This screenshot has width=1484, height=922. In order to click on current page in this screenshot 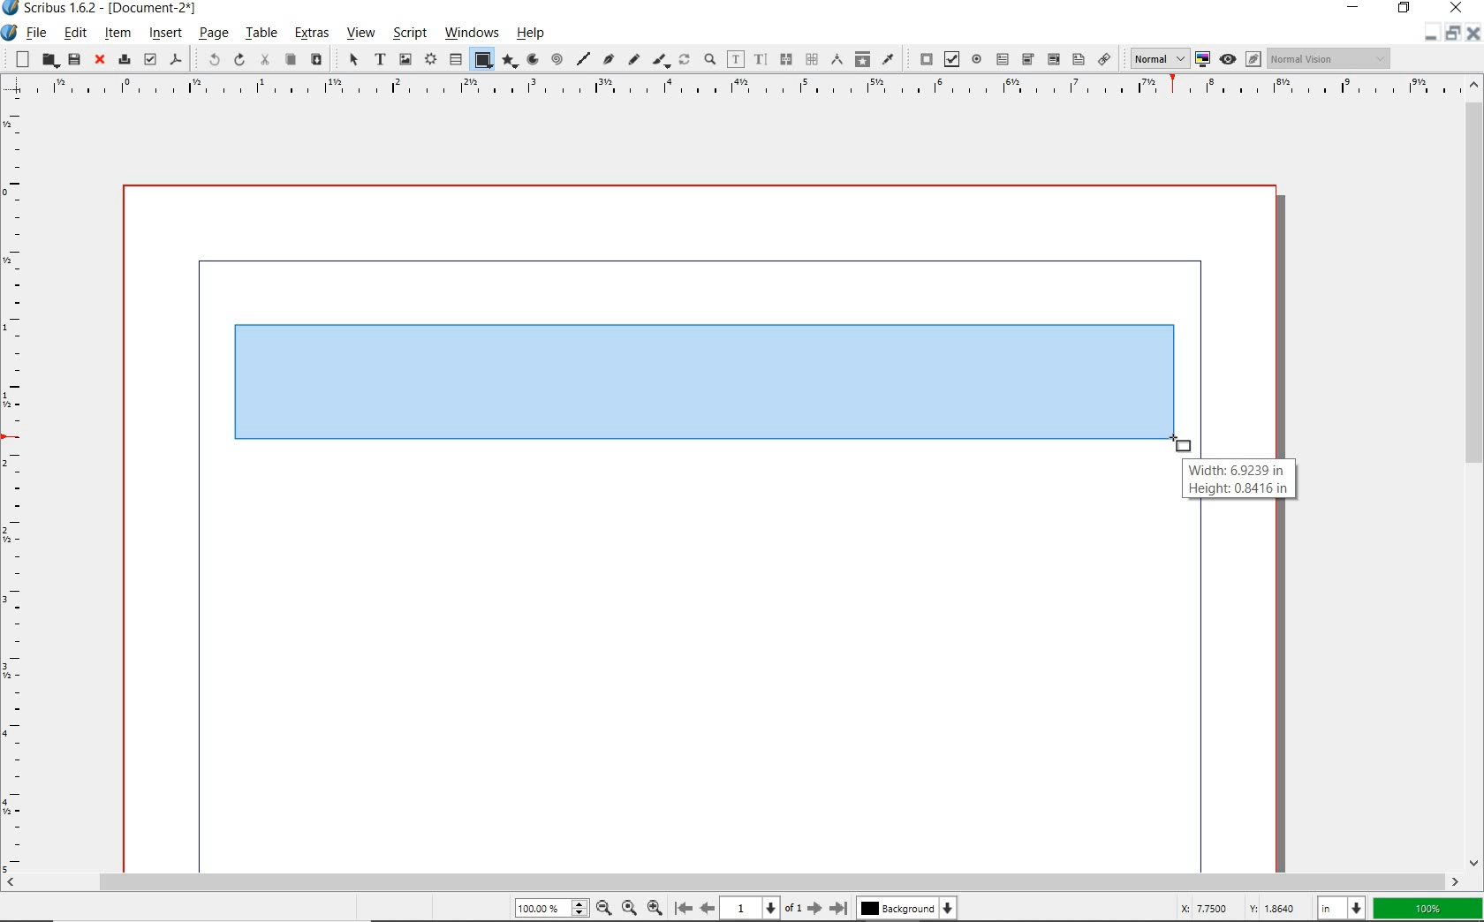, I will do `click(761, 908)`.